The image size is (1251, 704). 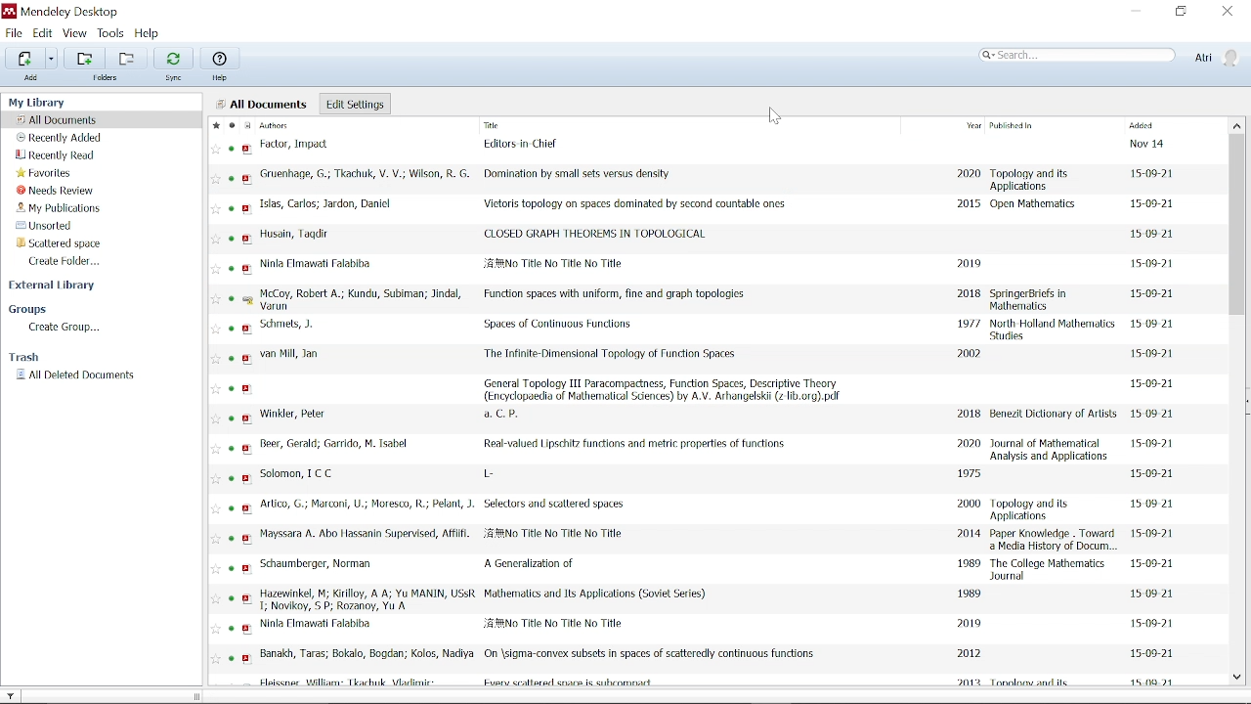 What do you see at coordinates (76, 33) in the screenshot?
I see `View` at bounding box center [76, 33].